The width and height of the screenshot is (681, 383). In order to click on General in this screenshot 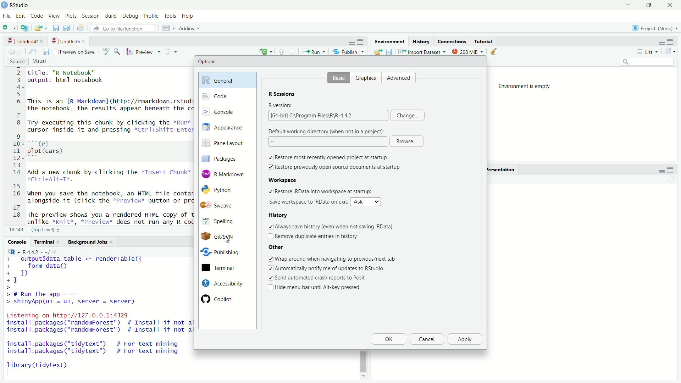, I will do `click(229, 79)`.